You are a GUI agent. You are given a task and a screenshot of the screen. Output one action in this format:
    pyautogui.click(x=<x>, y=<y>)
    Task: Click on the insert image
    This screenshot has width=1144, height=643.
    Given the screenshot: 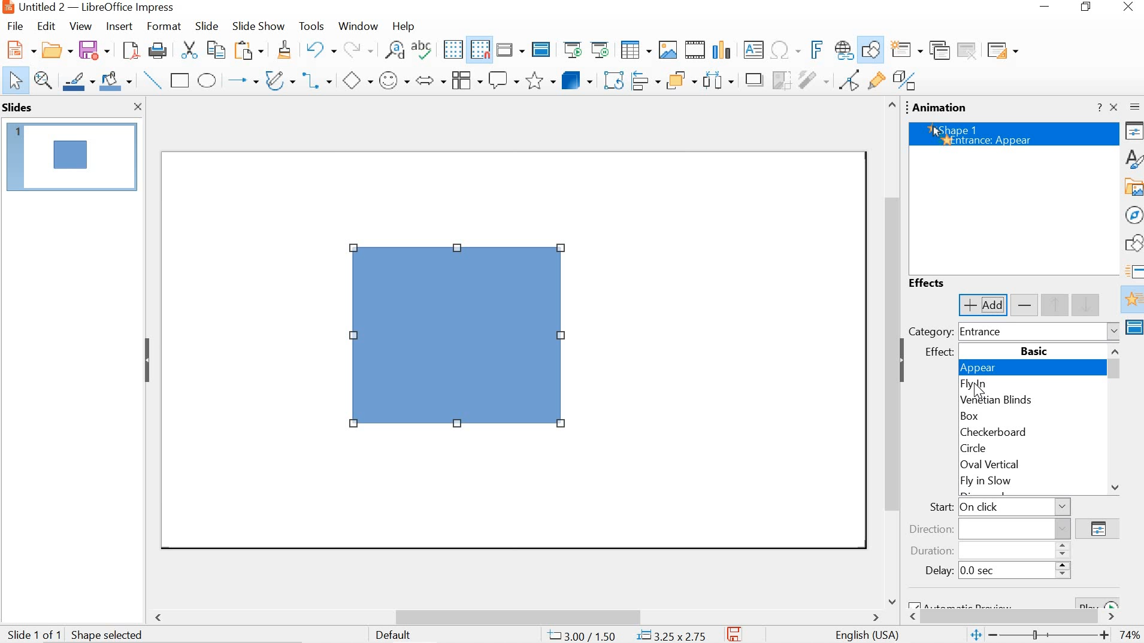 What is the action you would take?
    pyautogui.click(x=667, y=48)
    